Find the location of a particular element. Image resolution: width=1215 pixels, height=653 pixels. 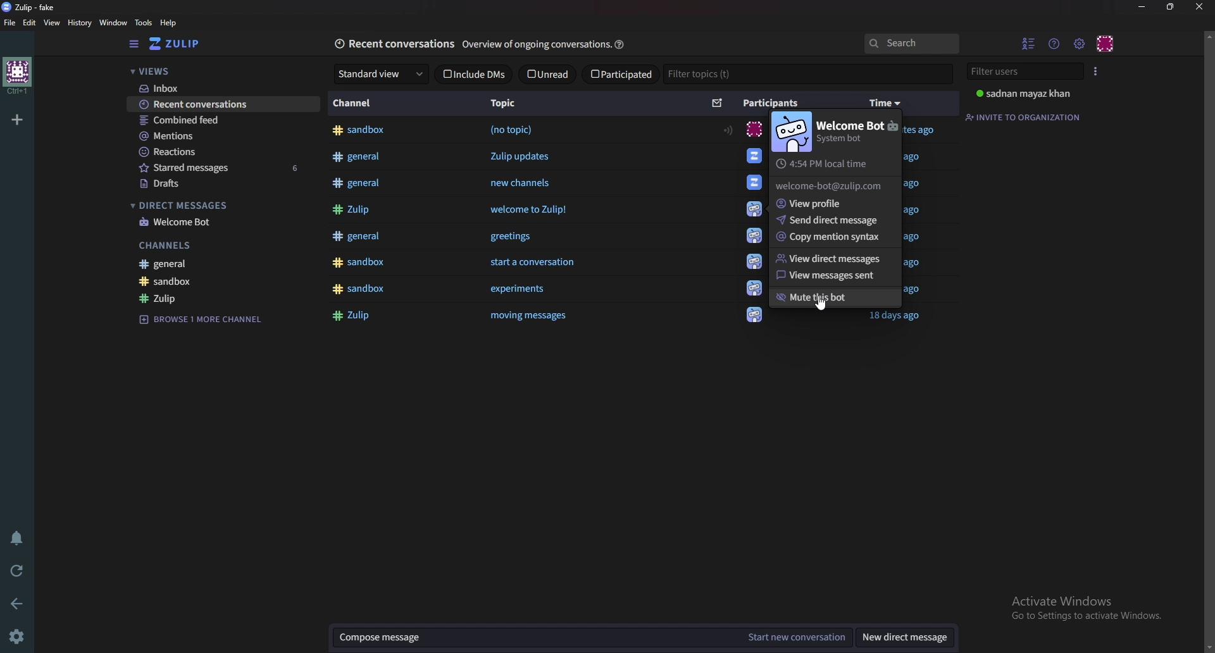

scroll bar is located at coordinates (1208, 340).